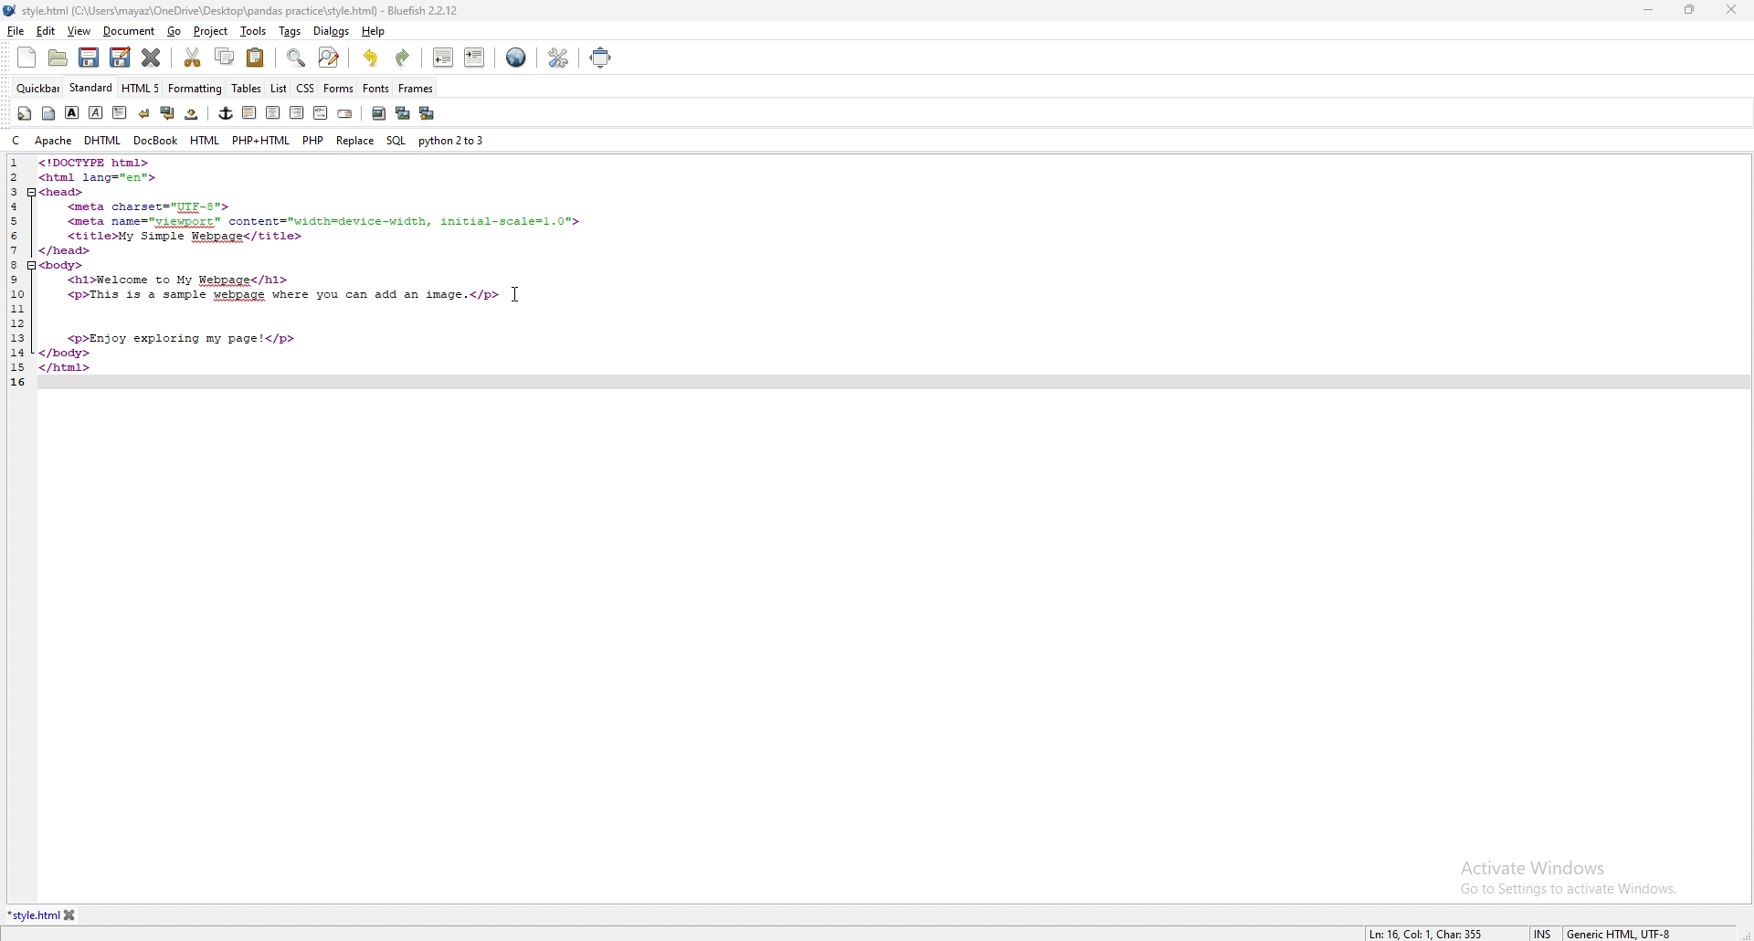 This screenshot has width=1754, height=941. Describe the element at coordinates (347, 114) in the screenshot. I see `email` at that location.